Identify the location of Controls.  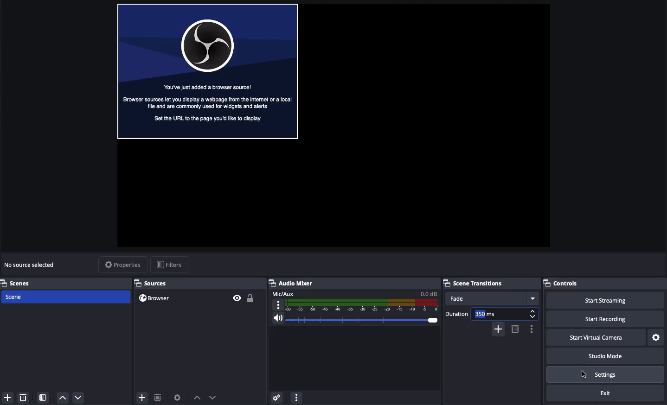
(564, 284).